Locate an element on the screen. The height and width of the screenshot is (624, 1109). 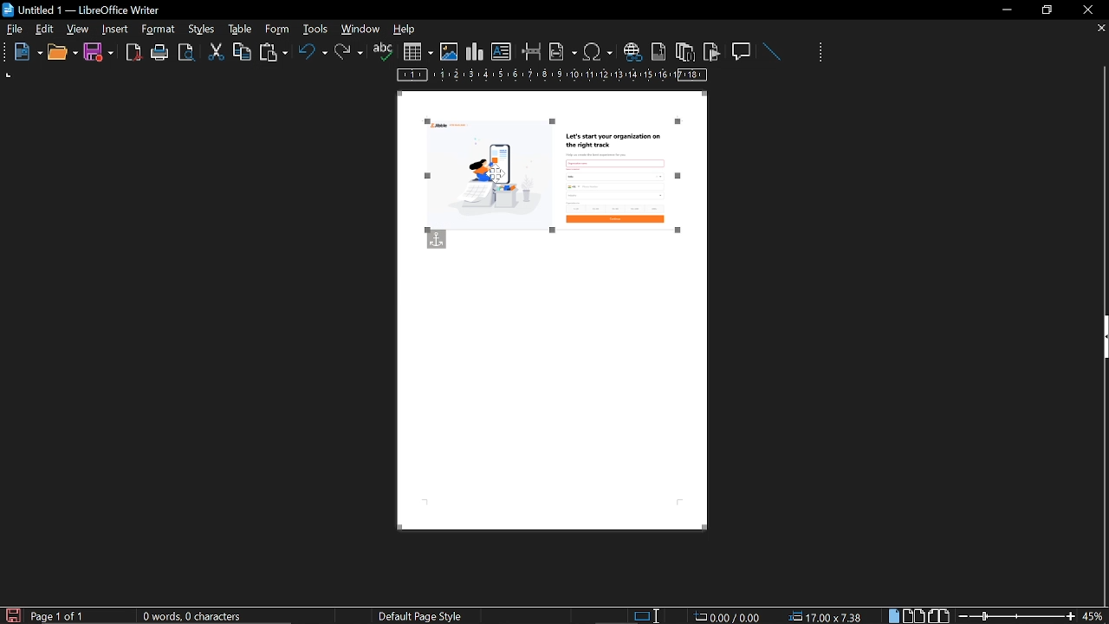
edit is located at coordinates (45, 30).